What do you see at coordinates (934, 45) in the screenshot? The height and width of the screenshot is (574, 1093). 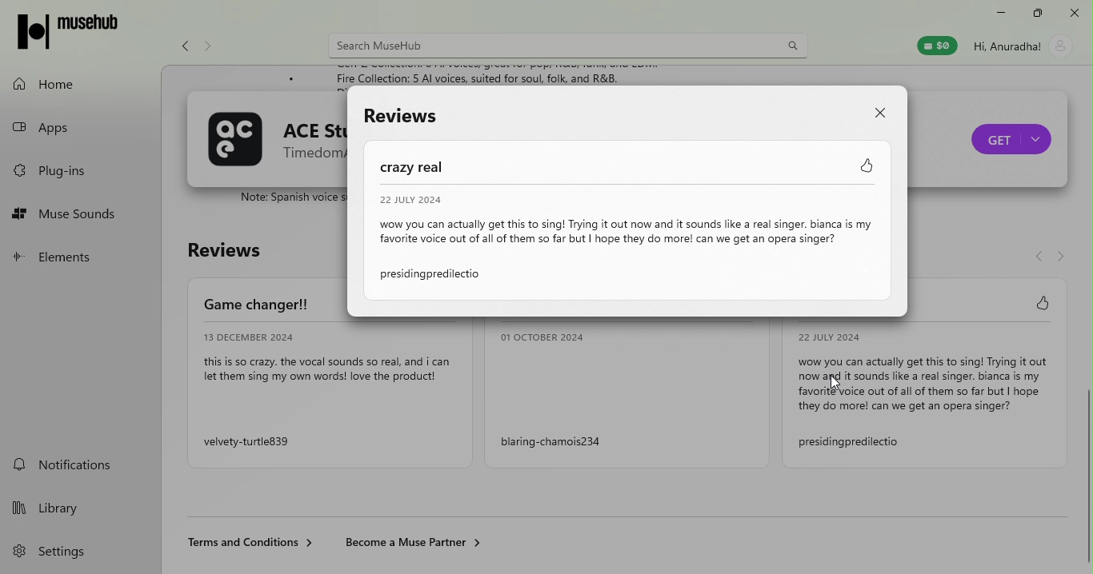 I see `muse wallet` at bounding box center [934, 45].